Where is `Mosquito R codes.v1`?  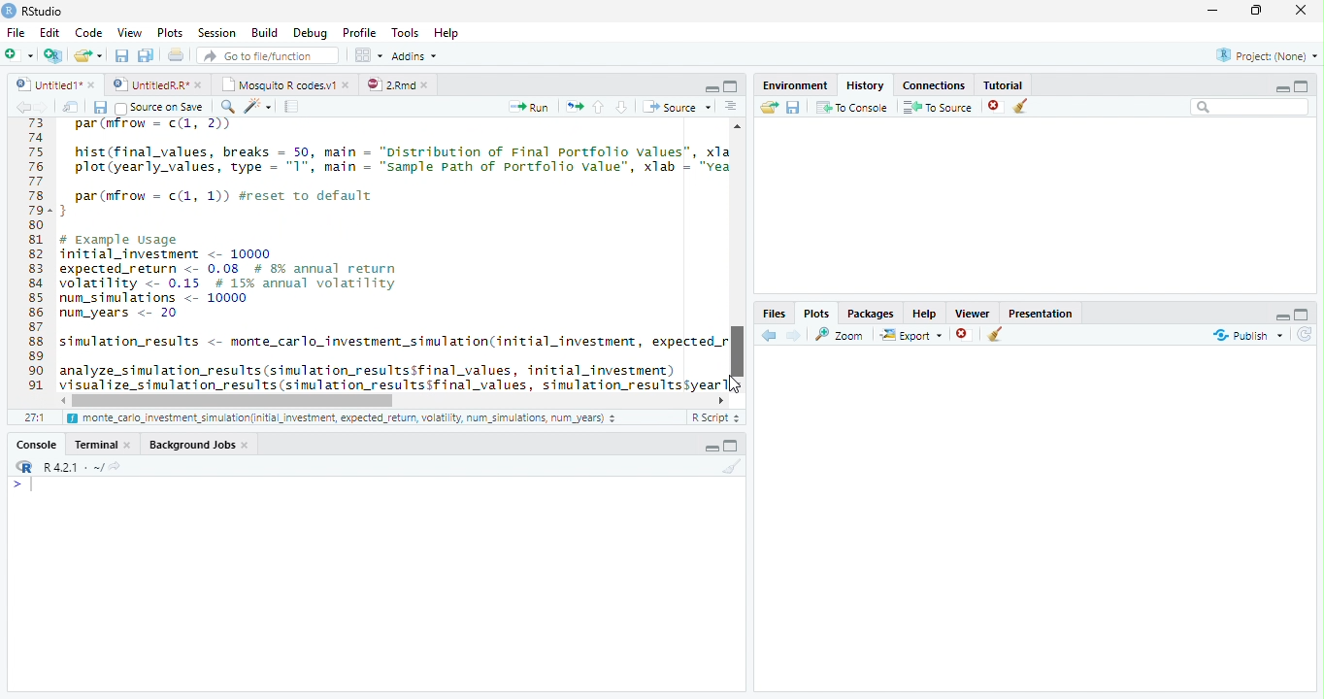
Mosquito R codes.v1 is located at coordinates (283, 83).